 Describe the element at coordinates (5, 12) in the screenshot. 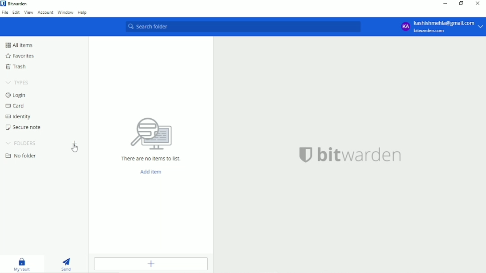

I see `File` at that location.